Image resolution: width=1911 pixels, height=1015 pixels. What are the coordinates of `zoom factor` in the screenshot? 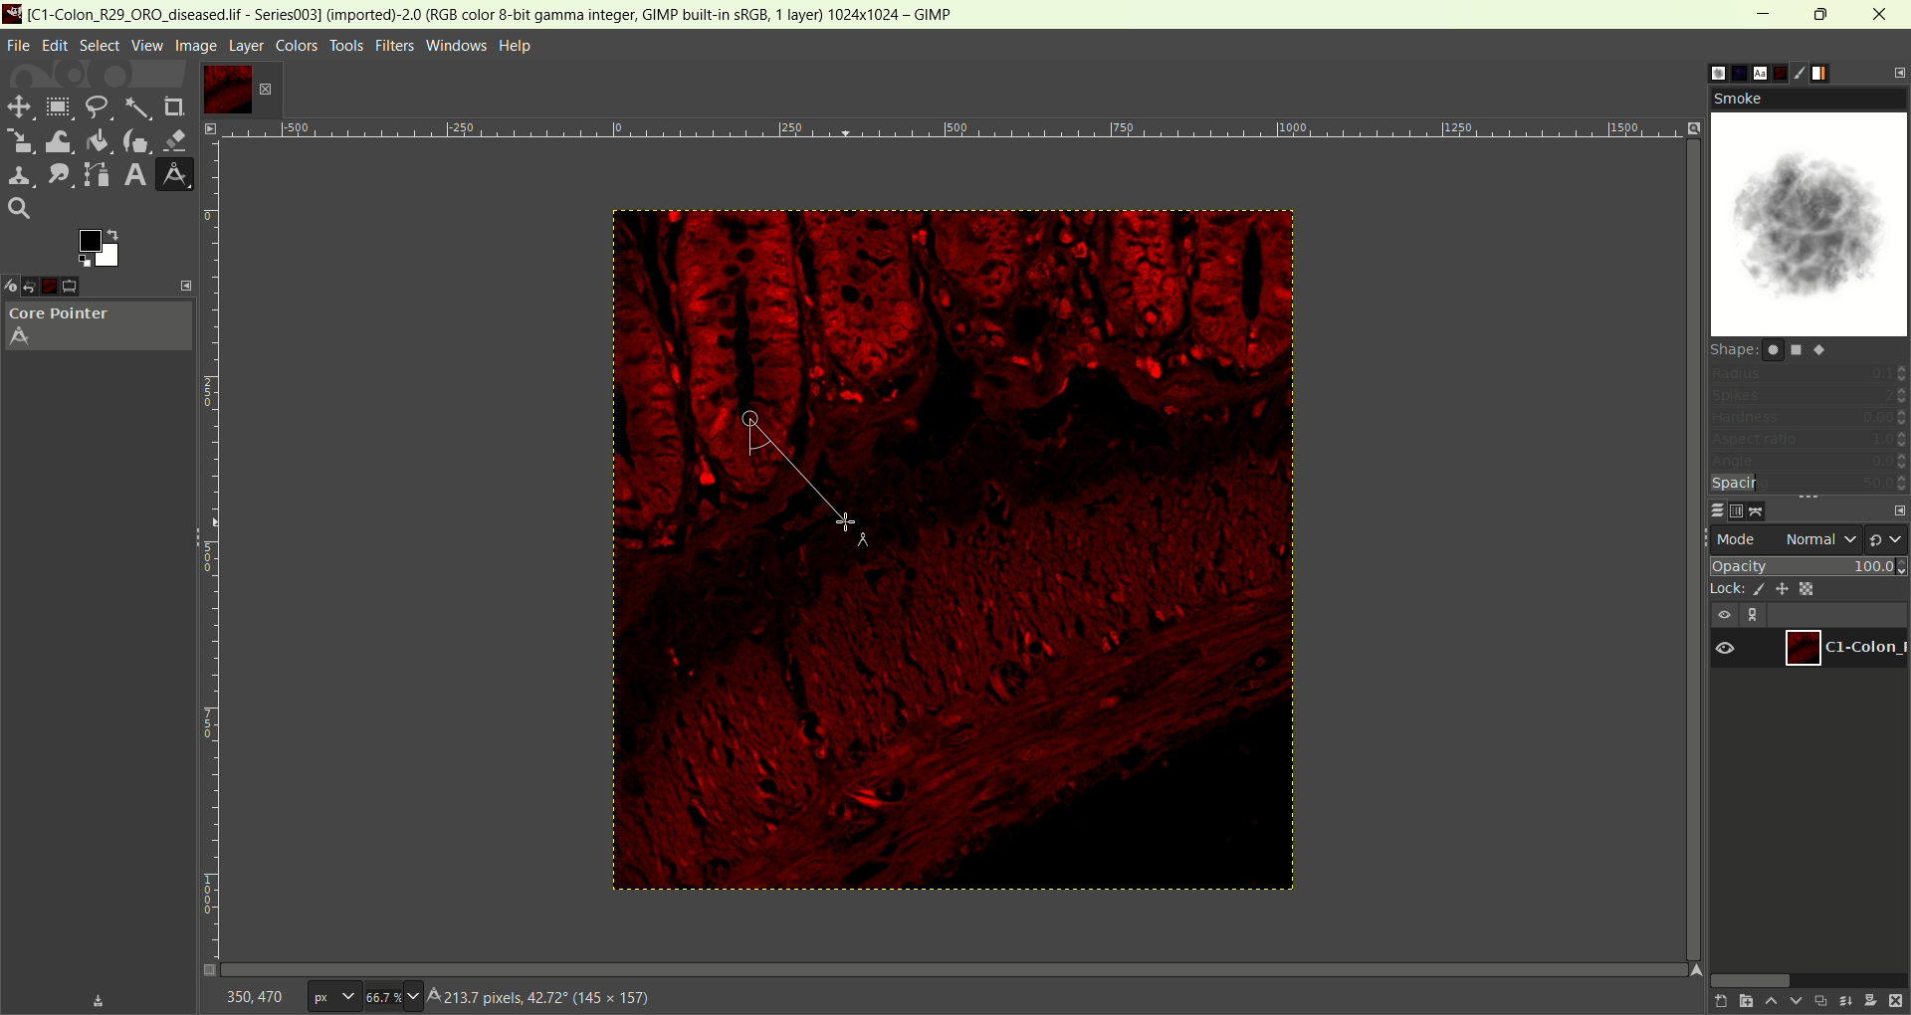 It's located at (394, 995).